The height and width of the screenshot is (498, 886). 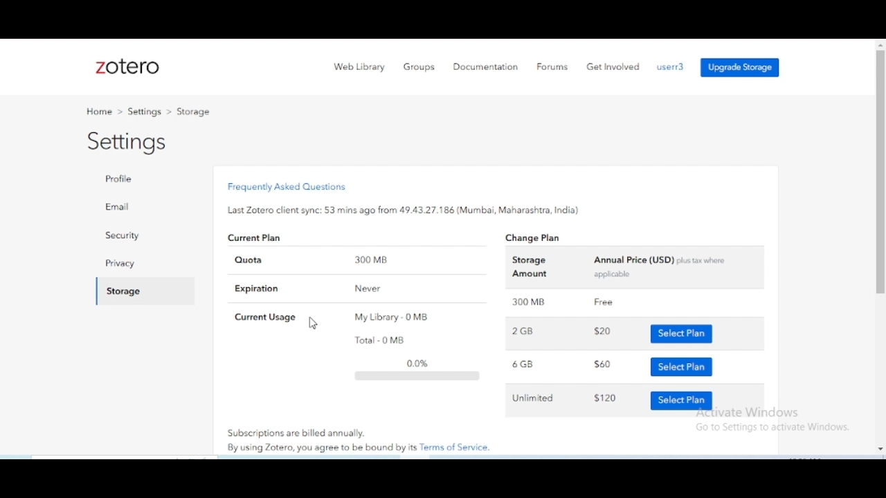 What do you see at coordinates (395, 317) in the screenshot?
I see `my library - 0 MB` at bounding box center [395, 317].